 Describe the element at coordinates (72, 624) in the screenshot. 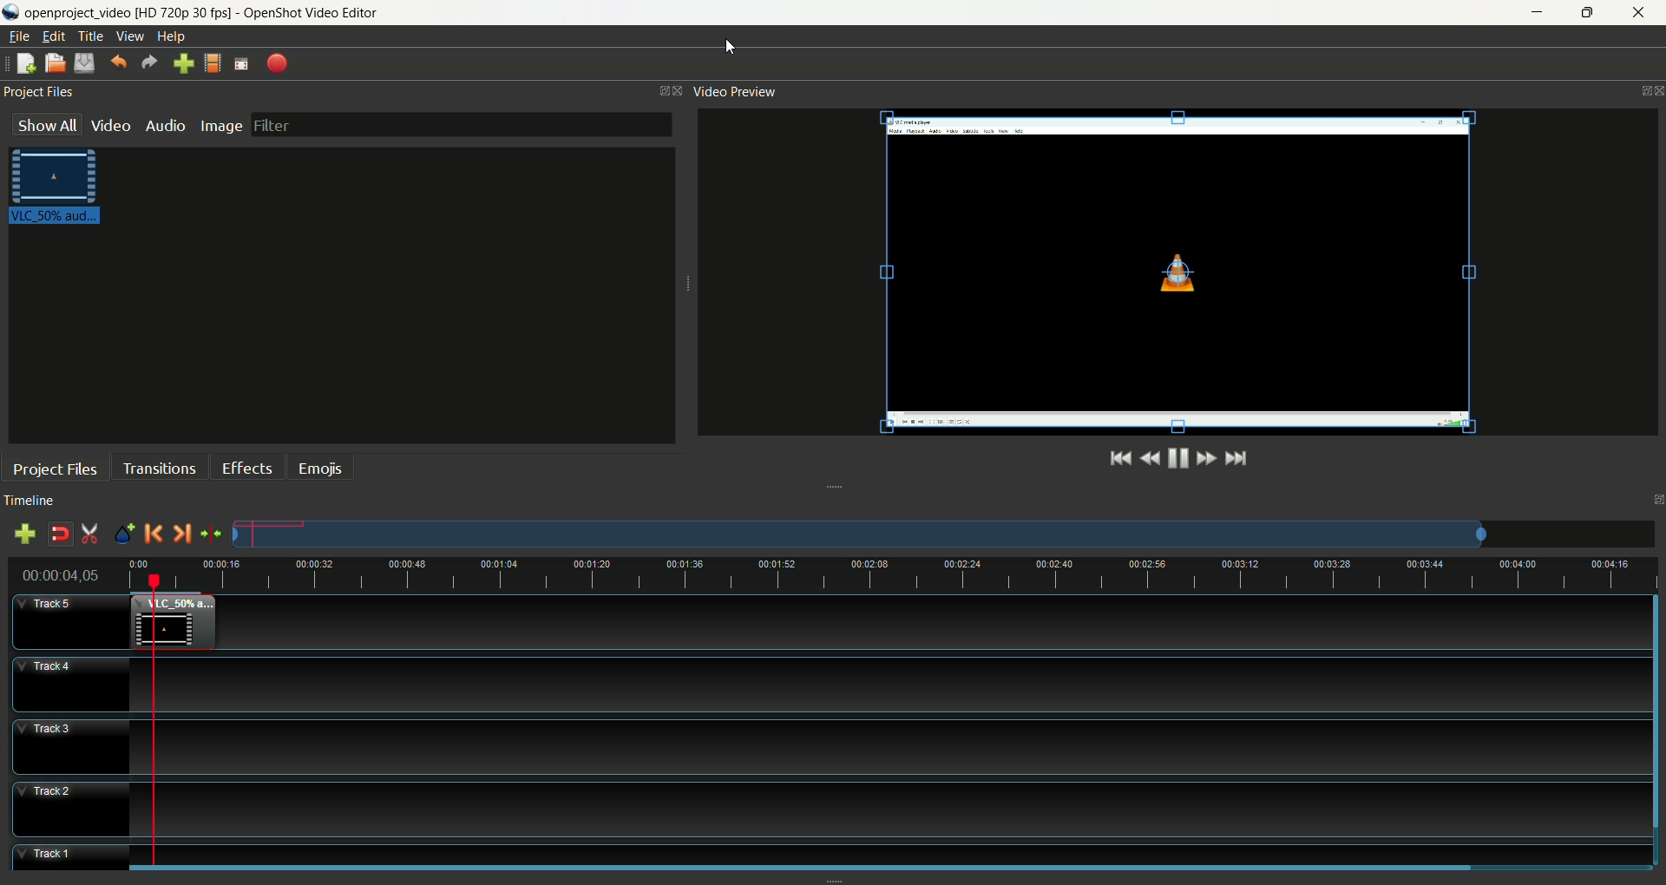

I see `track5` at that location.